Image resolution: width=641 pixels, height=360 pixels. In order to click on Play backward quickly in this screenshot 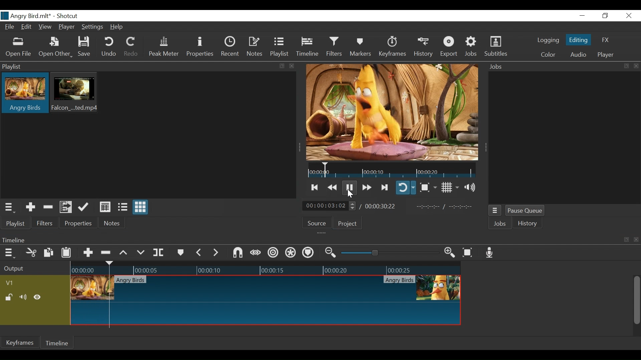, I will do `click(333, 186)`.